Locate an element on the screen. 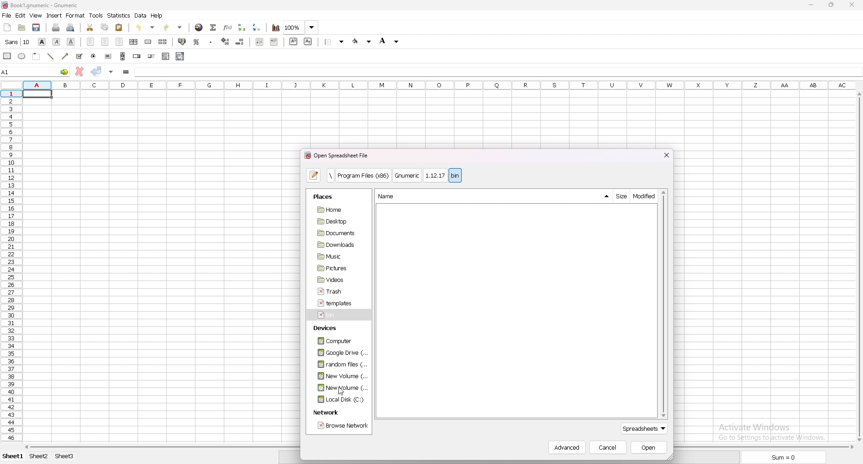  templates is located at coordinates (335, 302).